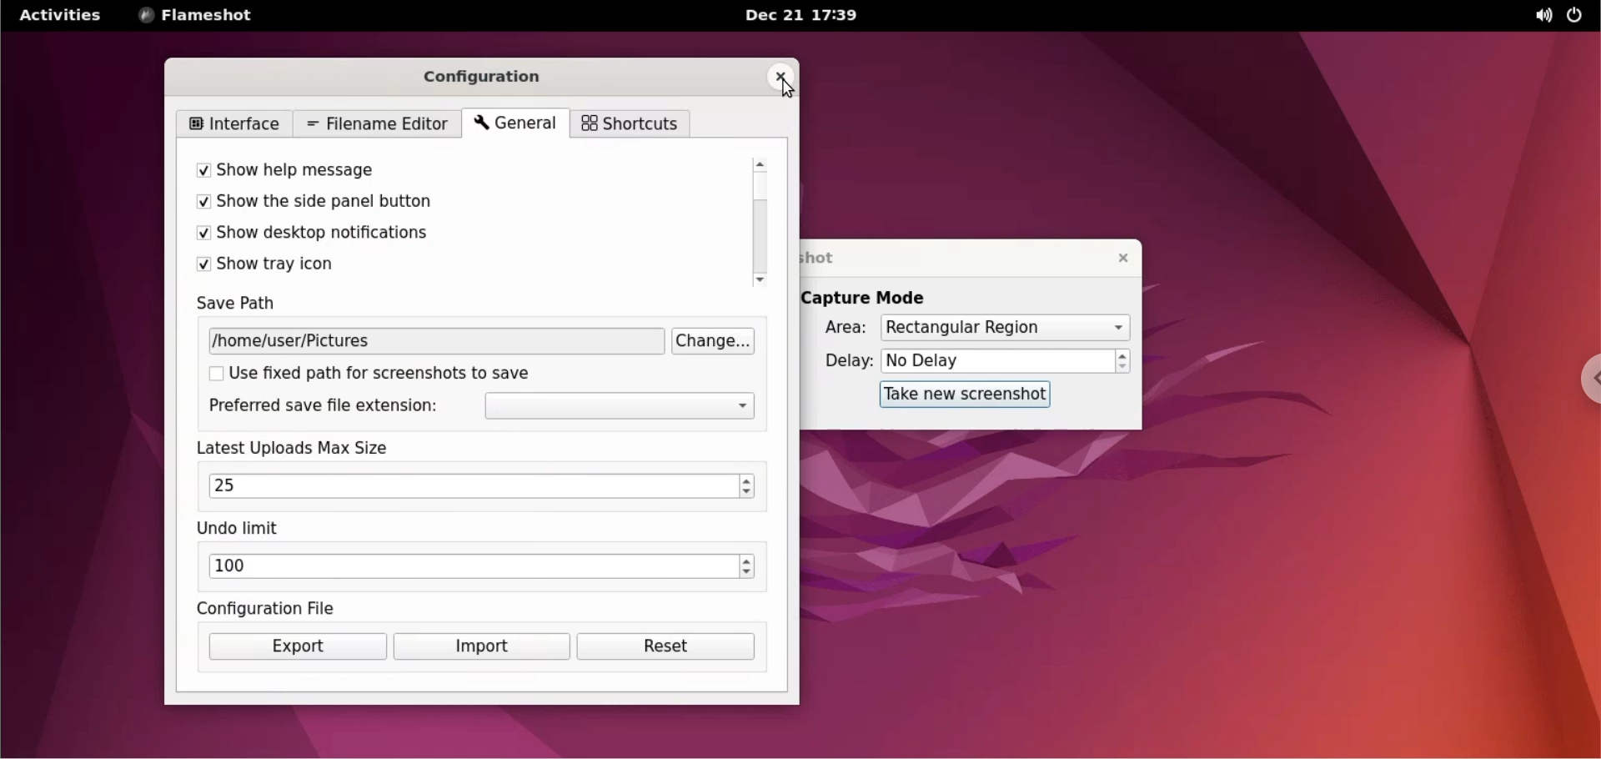  Describe the element at coordinates (199, 17) in the screenshot. I see `flameshot menu` at that location.